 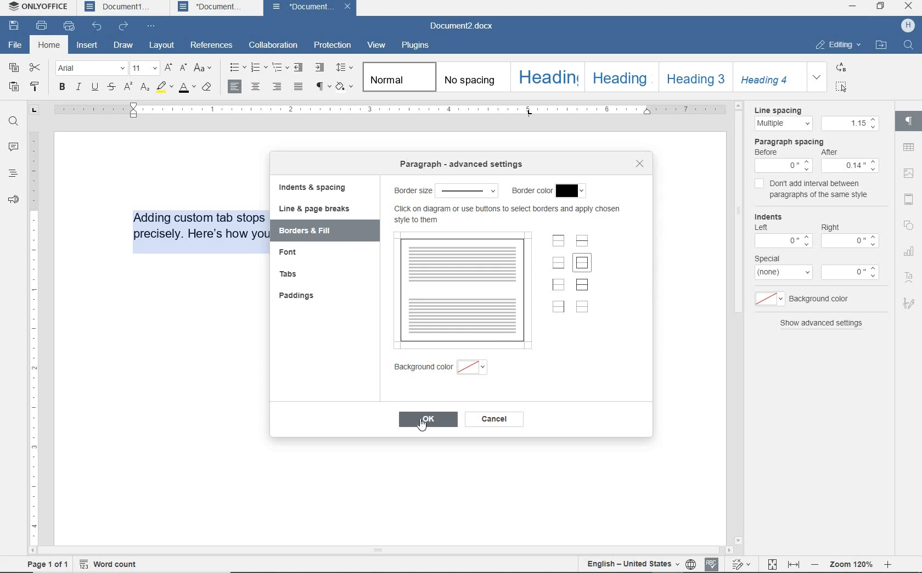 What do you see at coordinates (881, 45) in the screenshot?
I see `open file location` at bounding box center [881, 45].